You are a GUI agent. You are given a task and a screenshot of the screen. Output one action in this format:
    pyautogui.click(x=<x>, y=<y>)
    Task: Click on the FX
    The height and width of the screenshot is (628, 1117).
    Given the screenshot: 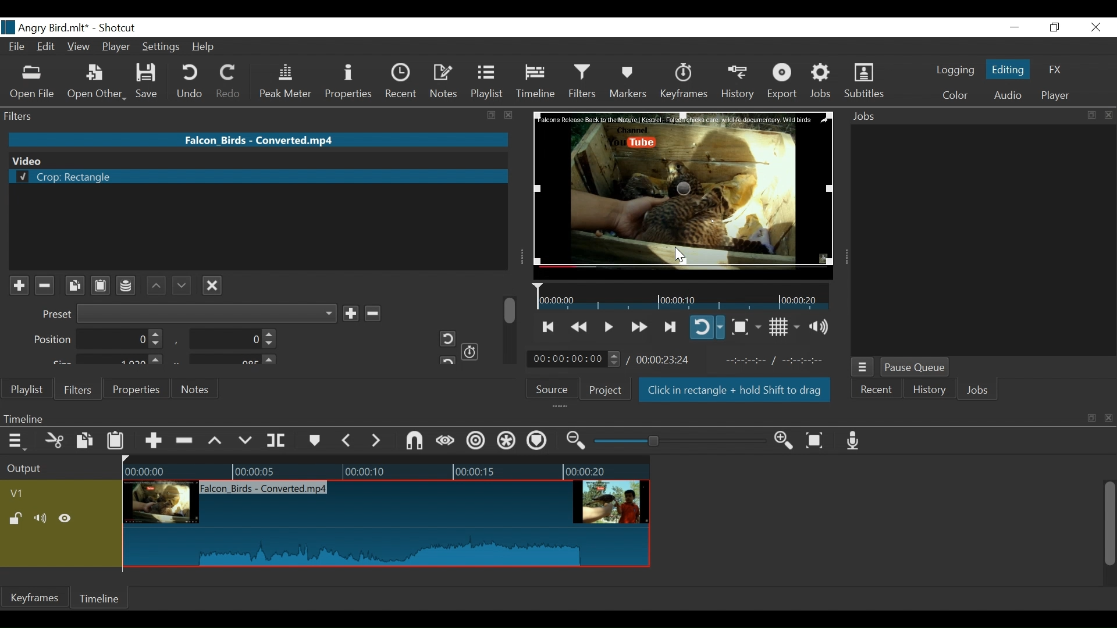 What is the action you would take?
    pyautogui.click(x=1054, y=72)
    